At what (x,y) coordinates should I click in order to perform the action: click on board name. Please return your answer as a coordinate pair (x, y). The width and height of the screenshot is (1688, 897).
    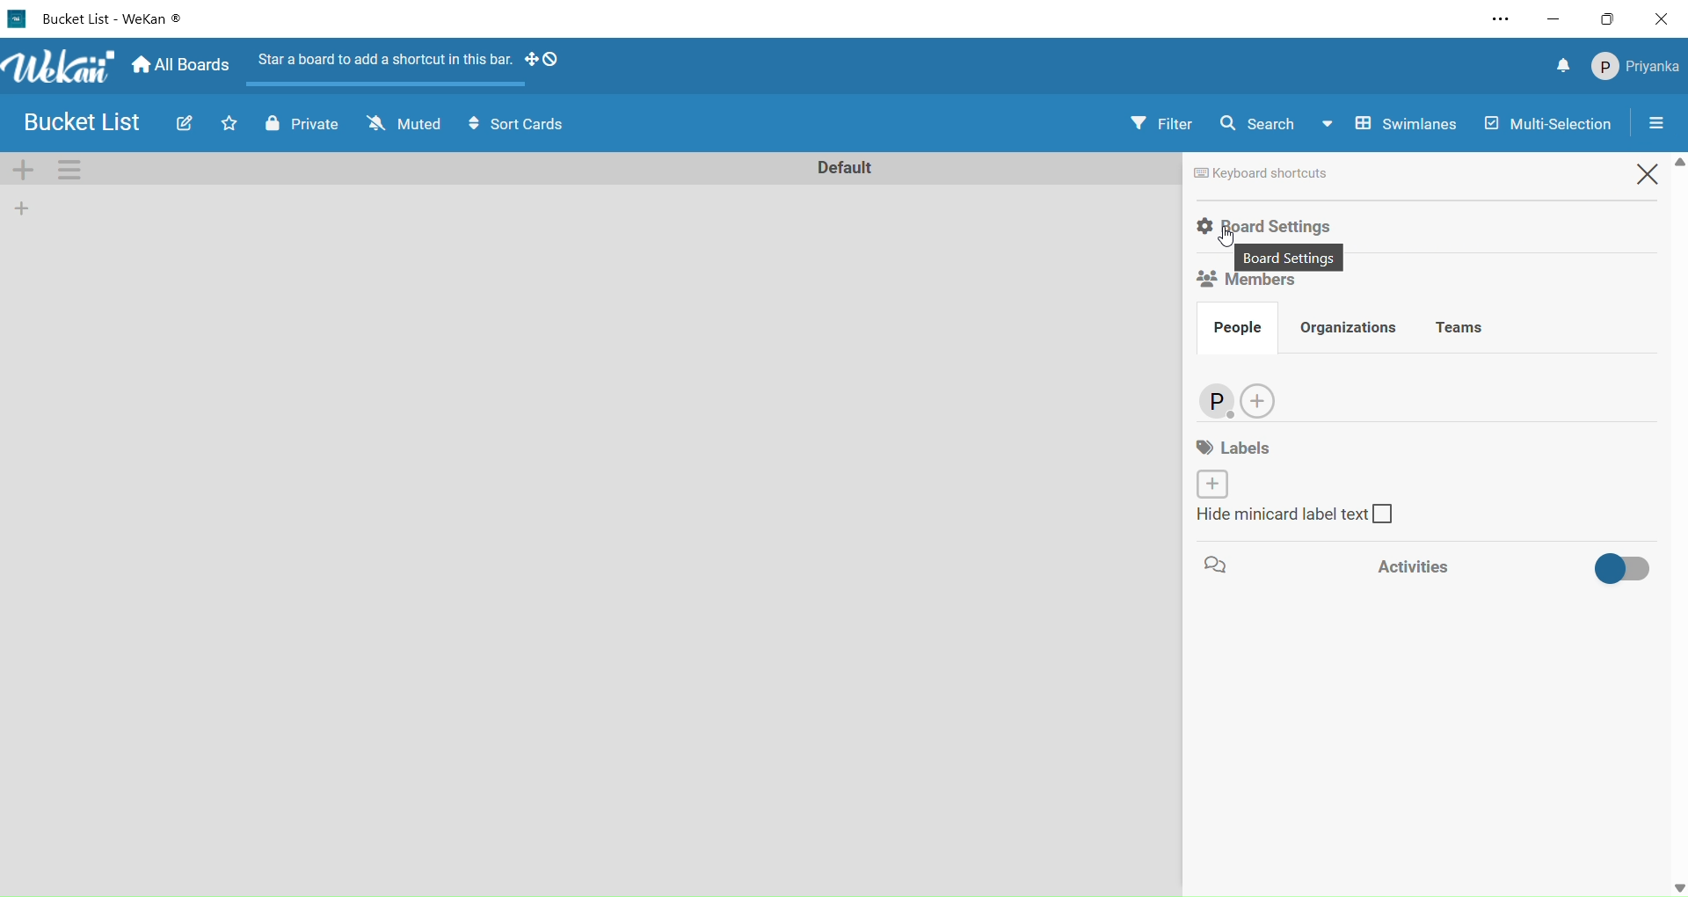
    Looking at the image, I should click on (87, 121).